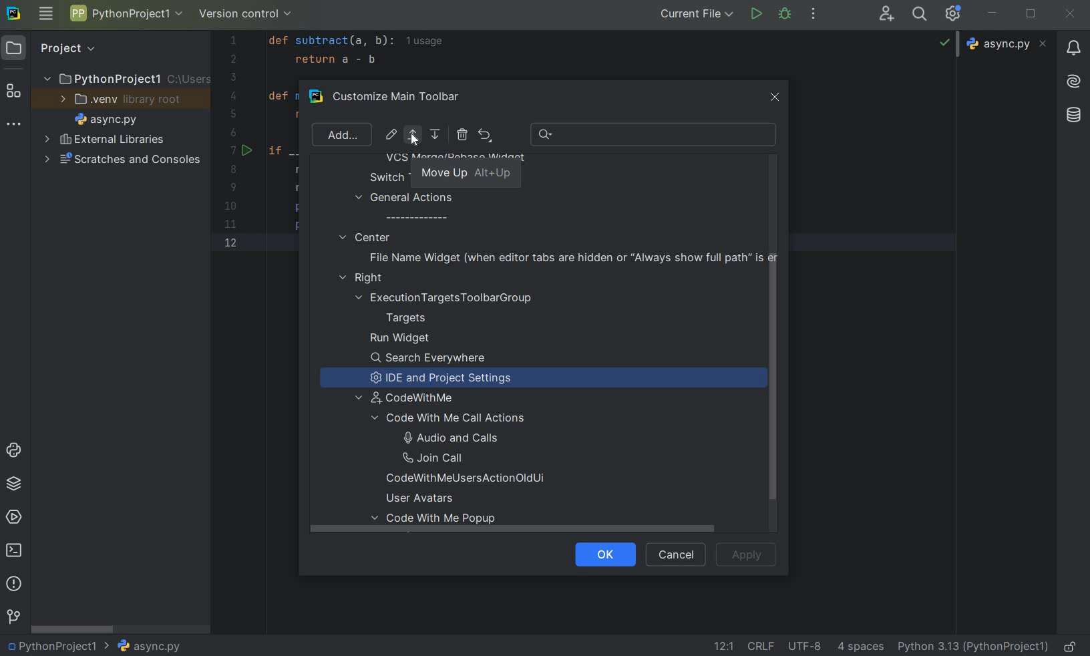 The height and width of the screenshot is (656, 1090). What do you see at coordinates (655, 134) in the screenshot?
I see `RECENT SEARCH` at bounding box center [655, 134].